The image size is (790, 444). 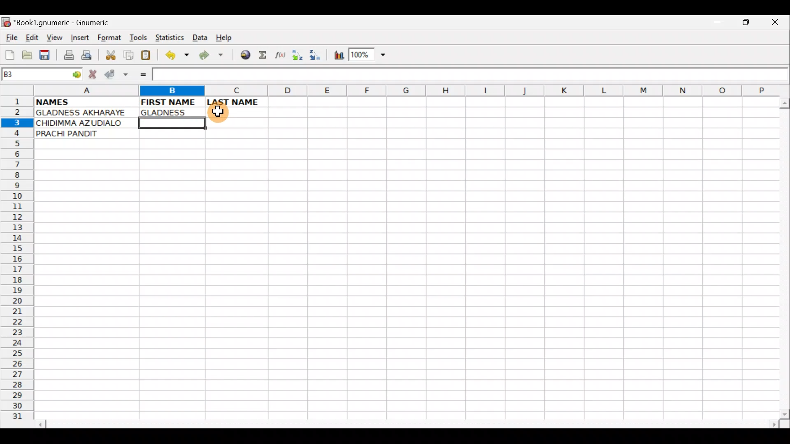 I want to click on go to, so click(x=76, y=73).